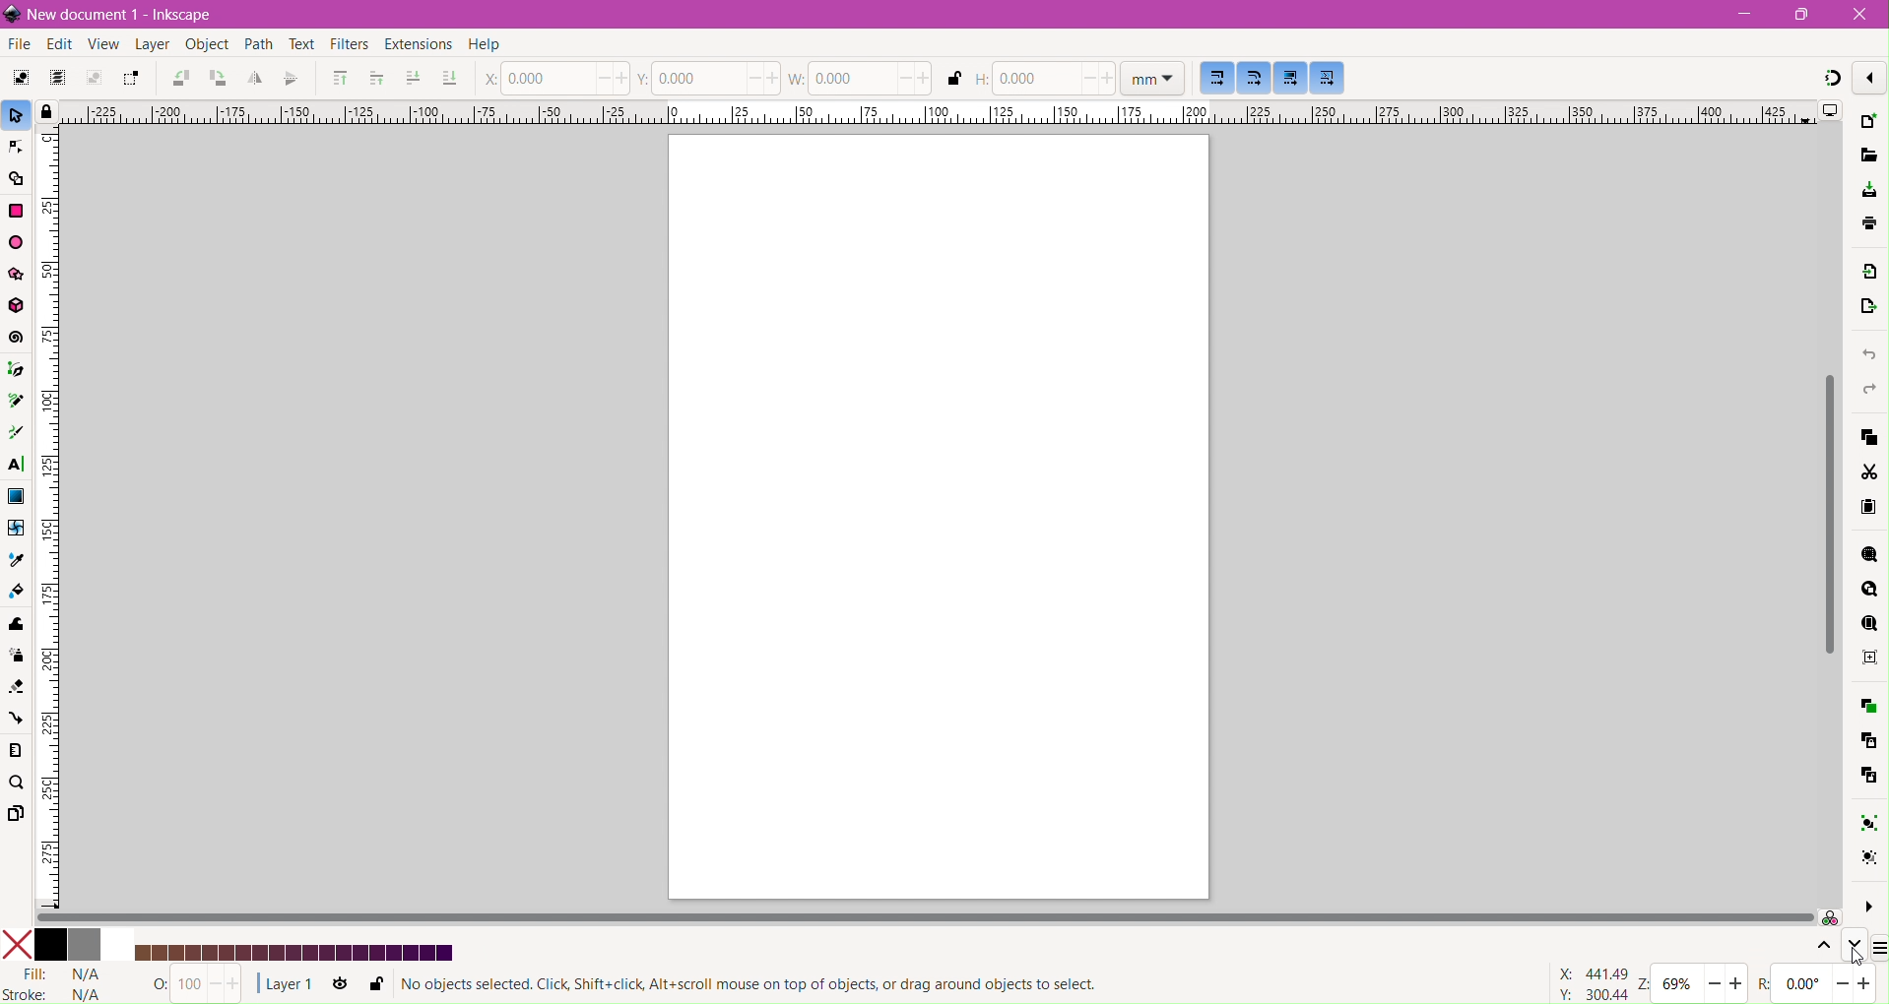  What do you see at coordinates (1255, 77) in the screenshot?
I see `When scaling rectangles, scale the radii of rounded corners` at bounding box center [1255, 77].